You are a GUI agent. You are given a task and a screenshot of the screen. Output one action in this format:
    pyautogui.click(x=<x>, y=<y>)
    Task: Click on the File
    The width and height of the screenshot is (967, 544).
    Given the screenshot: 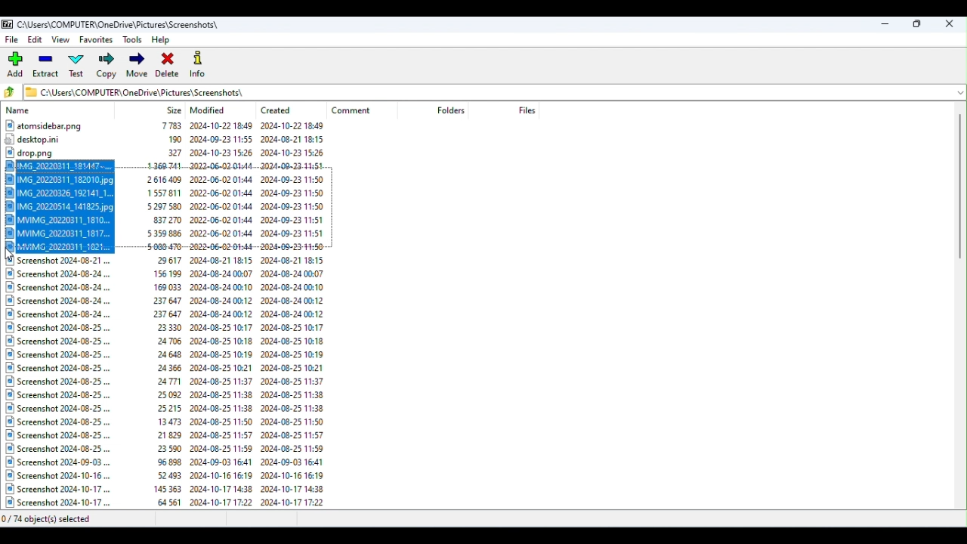 What is the action you would take?
    pyautogui.click(x=13, y=39)
    